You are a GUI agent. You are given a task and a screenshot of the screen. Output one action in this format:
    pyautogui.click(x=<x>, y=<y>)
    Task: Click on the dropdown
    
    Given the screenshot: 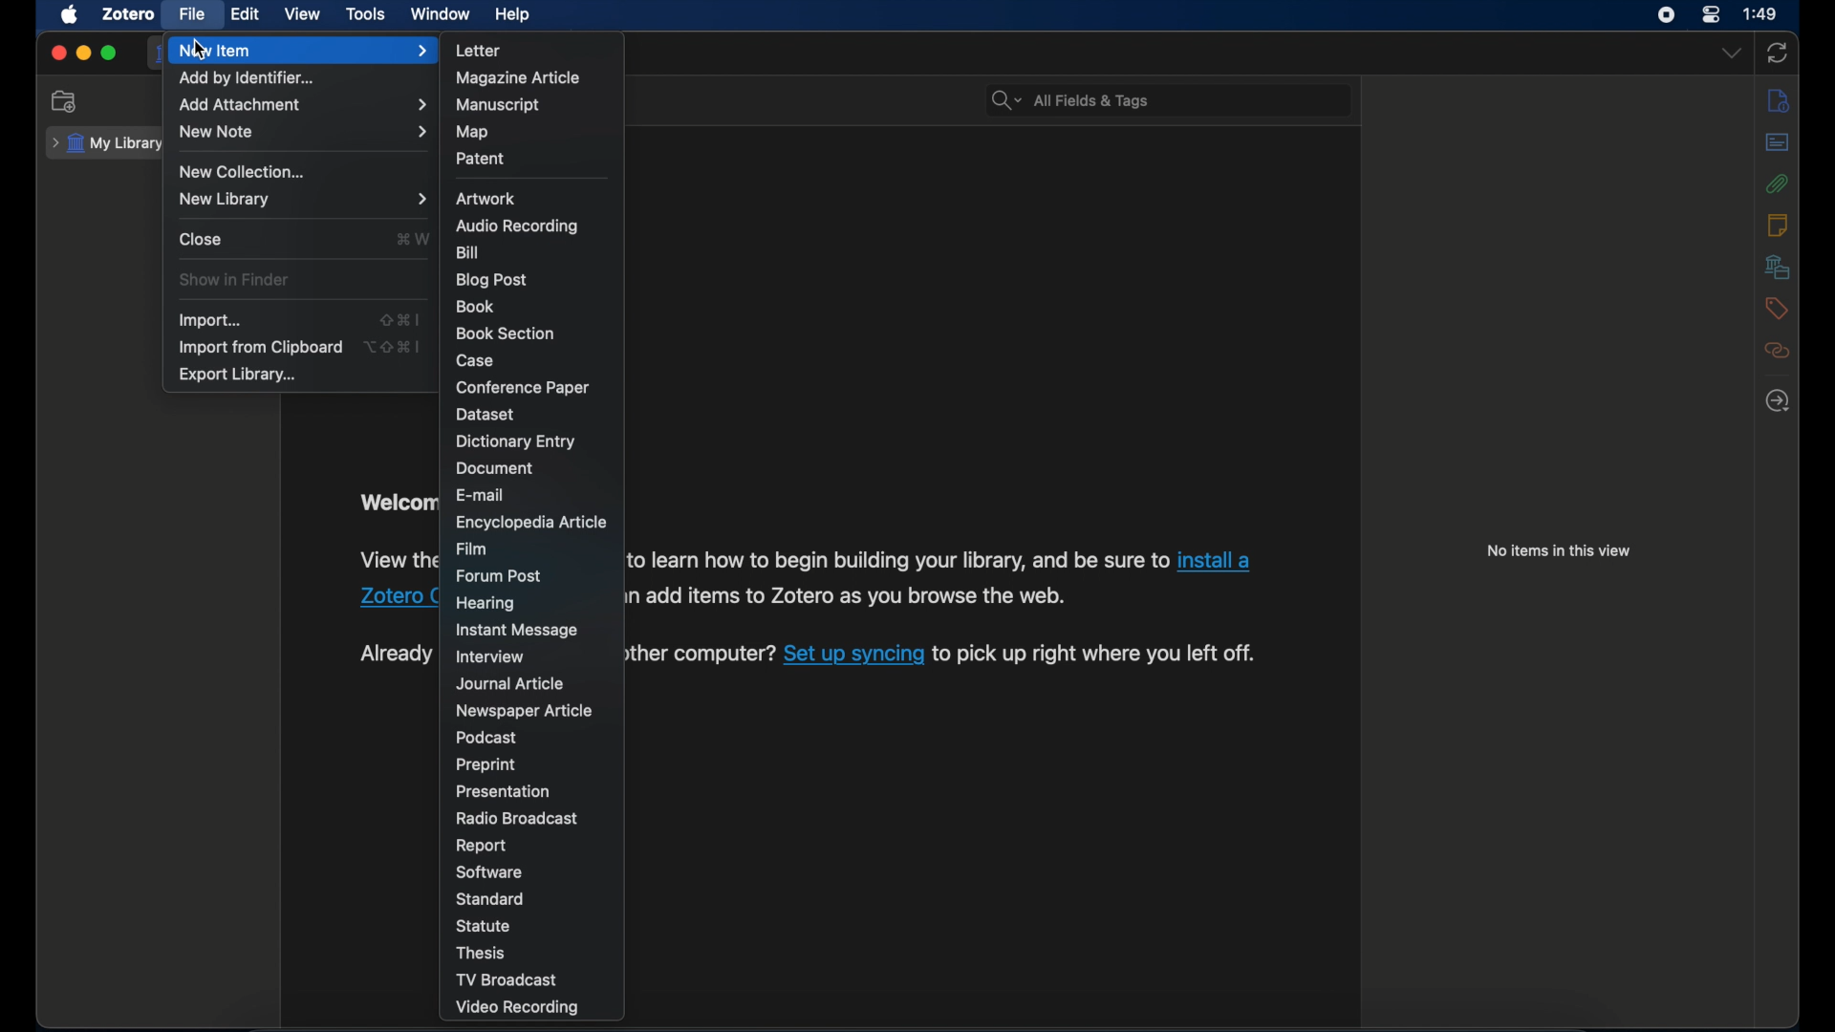 What is the action you would take?
    pyautogui.click(x=1733, y=54)
    